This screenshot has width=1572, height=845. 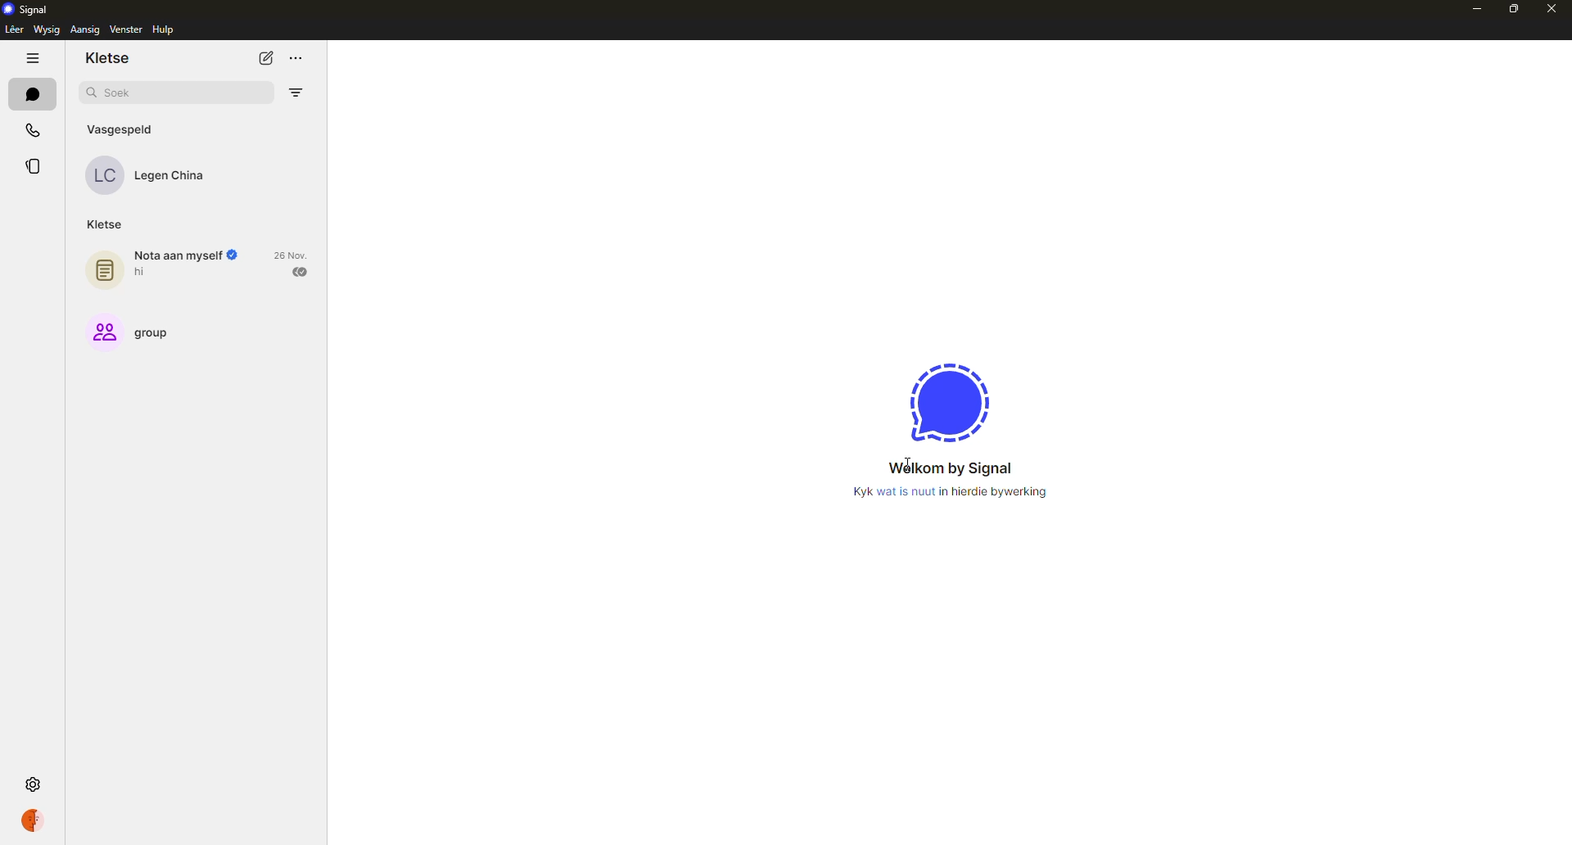 I want to click on venster, so click(x=127, y=29).